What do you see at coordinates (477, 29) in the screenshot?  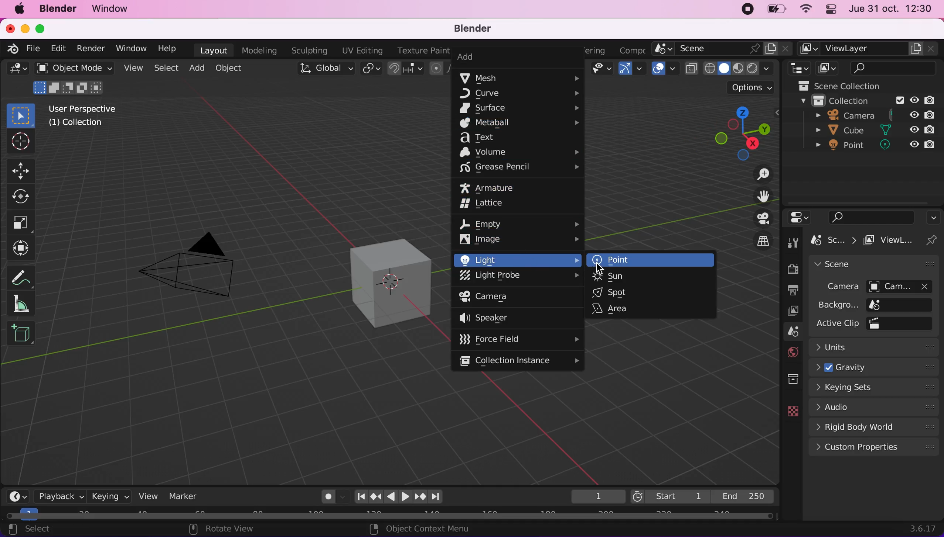 I see `blender` at bounding box center [477, 29].